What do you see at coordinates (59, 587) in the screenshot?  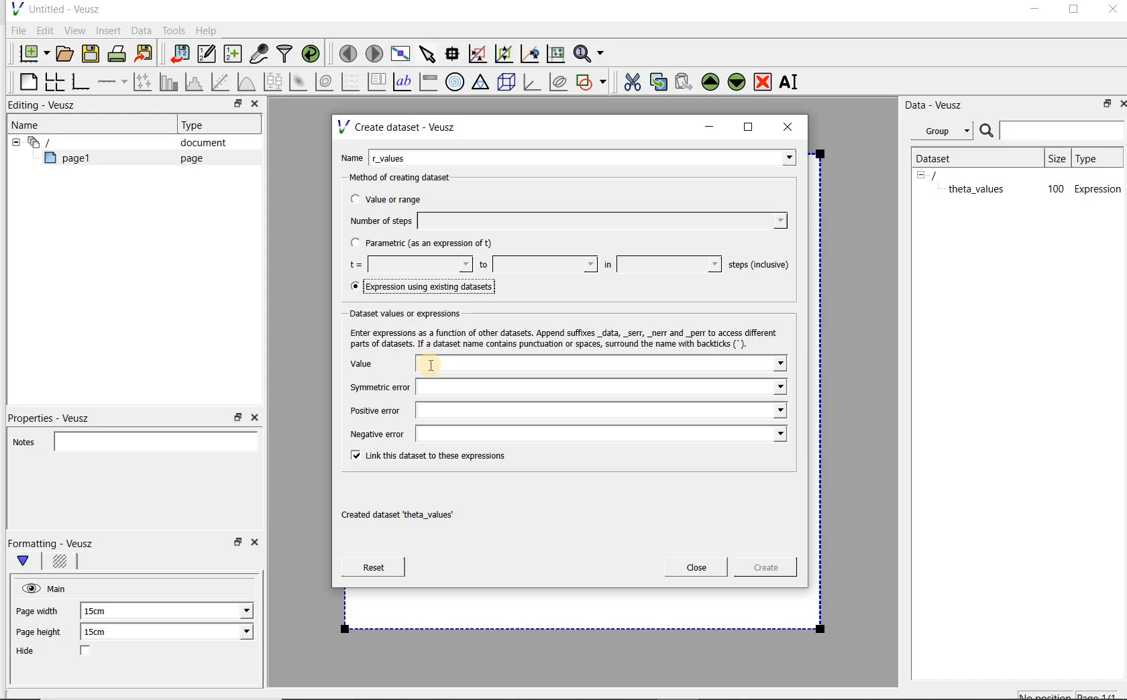 I see `Main` at bounding box center [59, 587].